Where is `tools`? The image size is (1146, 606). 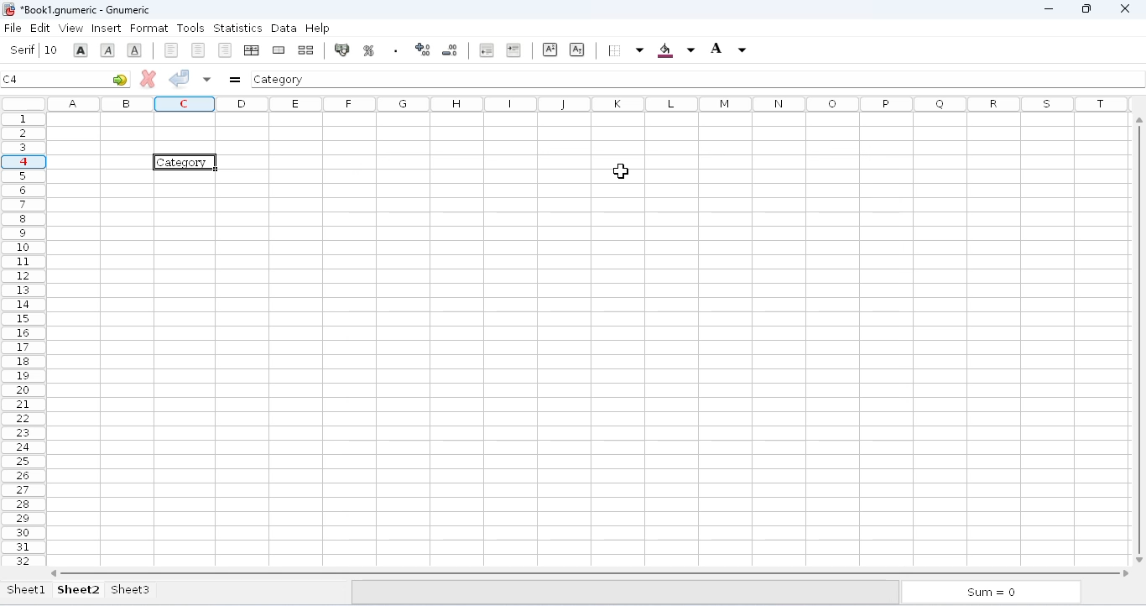 tools is located at coordinates (190, 28).